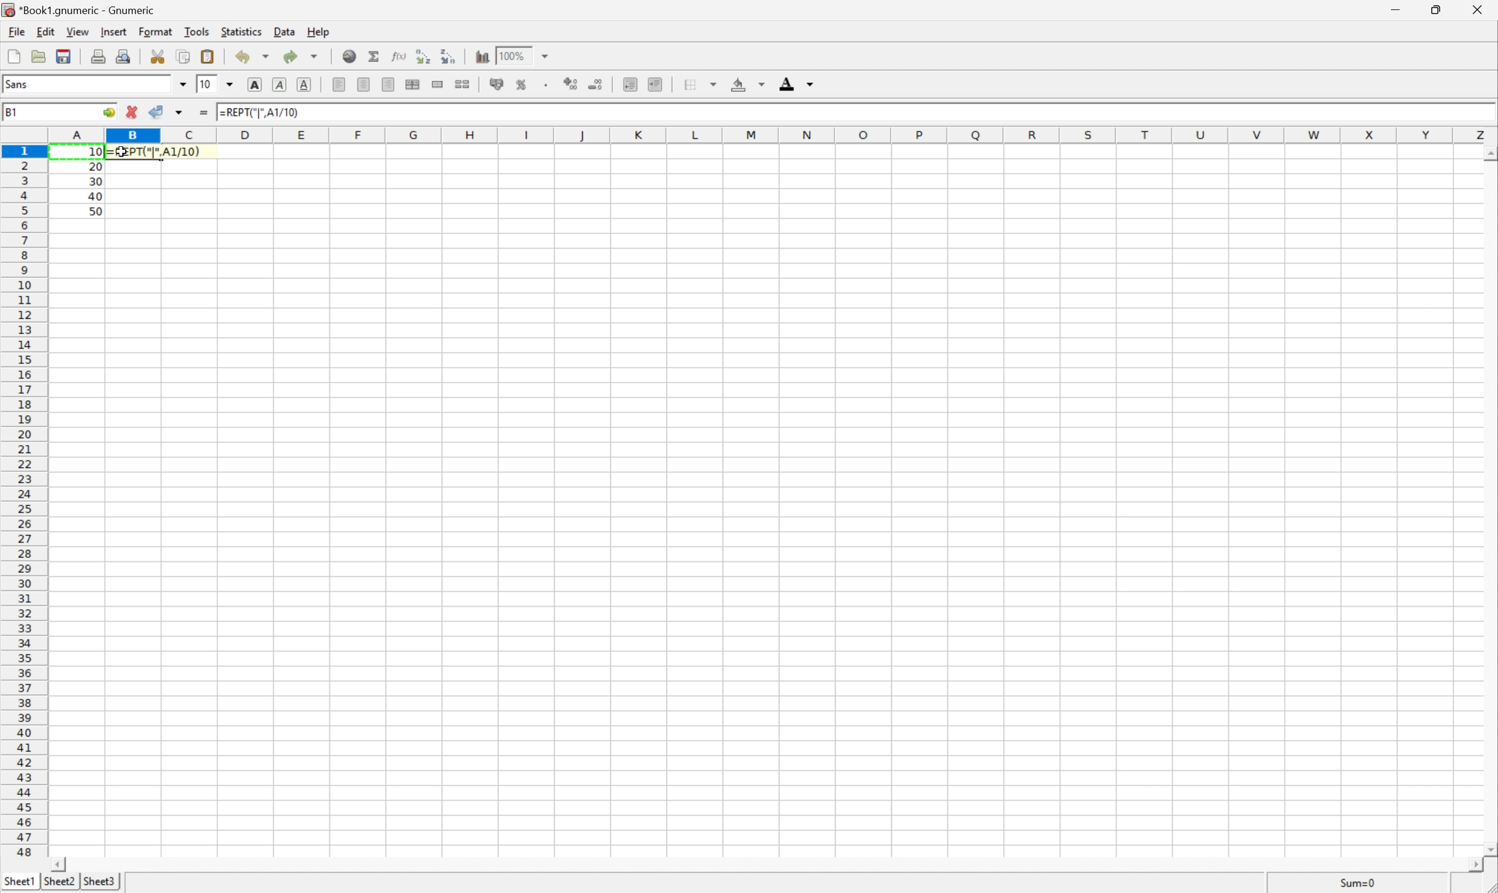  What do you see at coordinates (316, 31) in the screenshot?
I see `Help` at bounding box center [316, 31].